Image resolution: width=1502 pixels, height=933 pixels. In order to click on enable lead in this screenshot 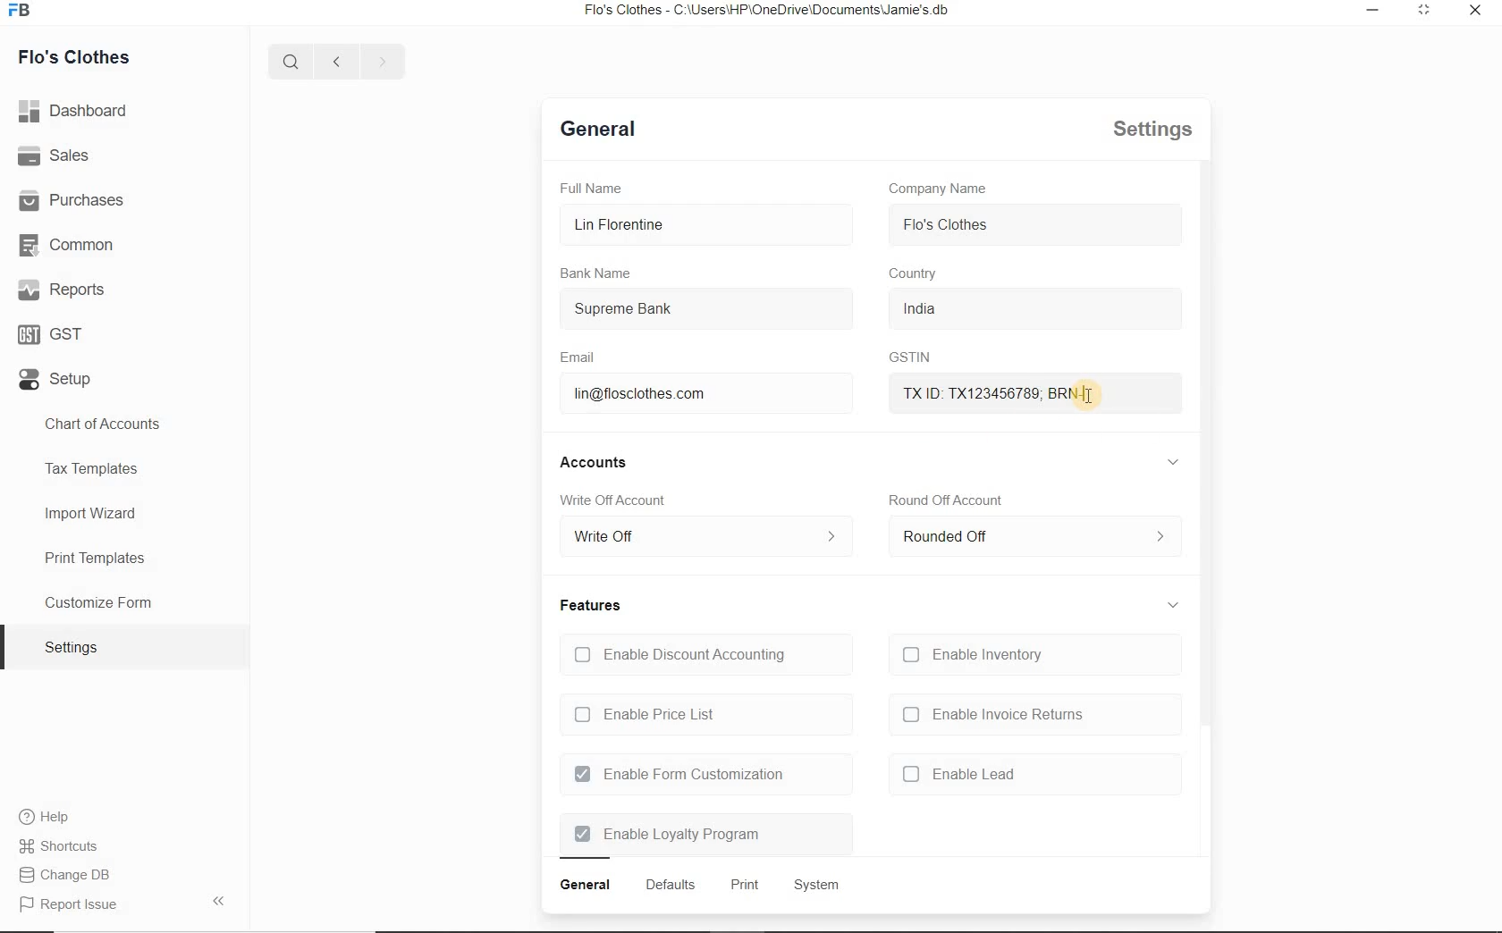, I will do `click(959, 773)`.